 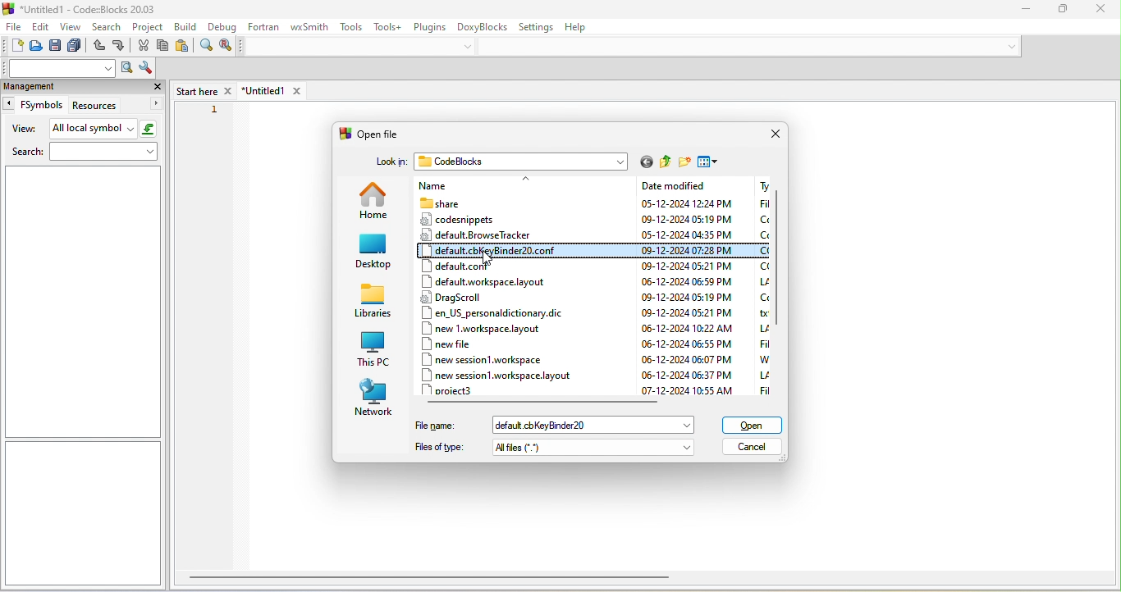 I want to click on start here, so click(x=201, y=88).